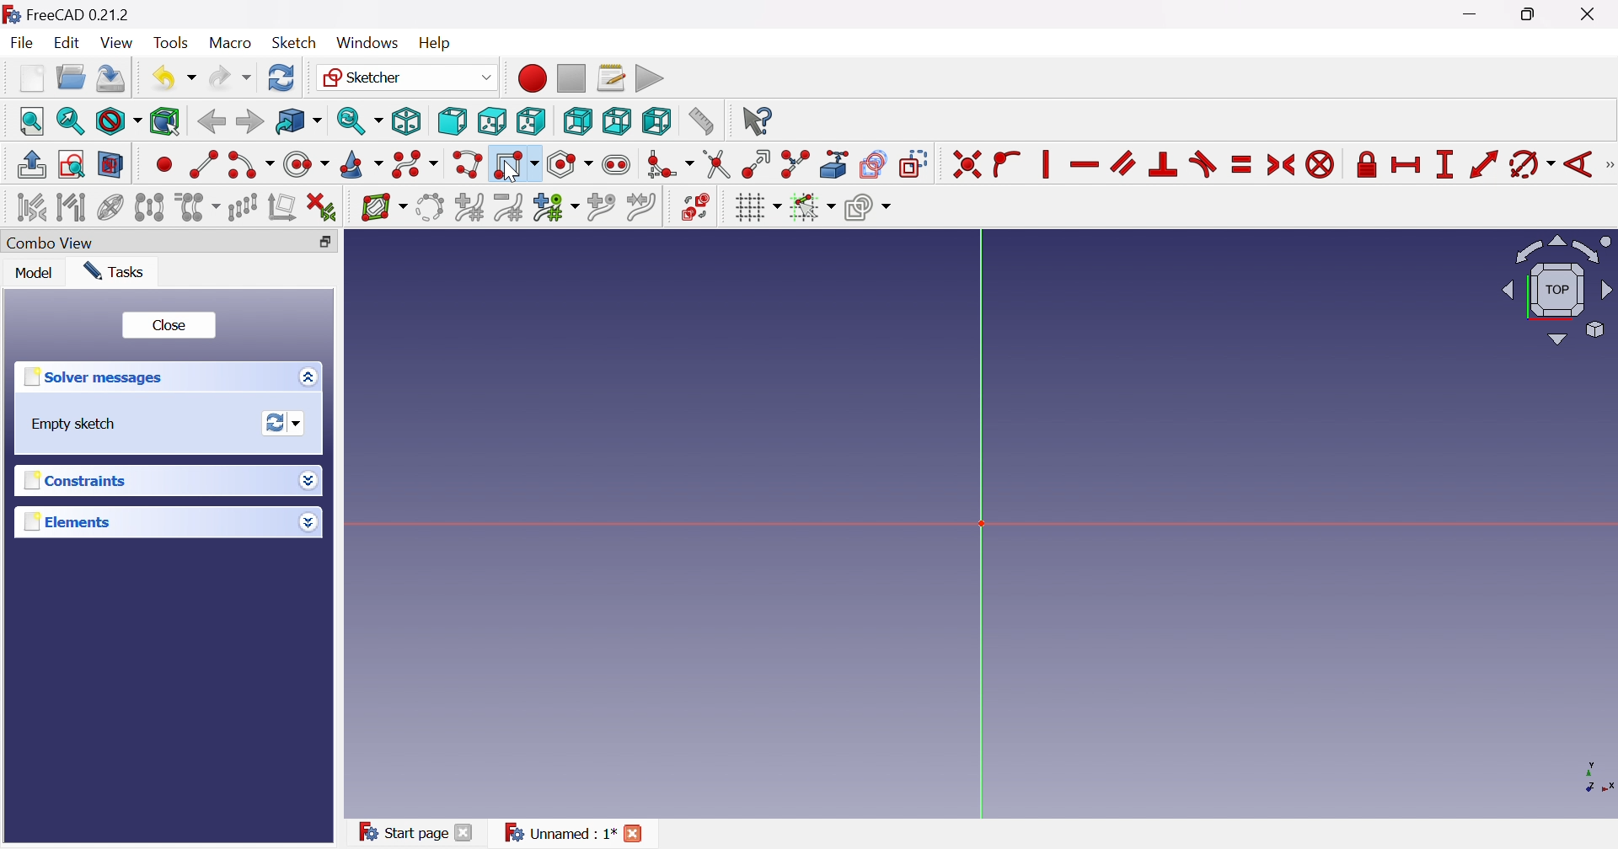 This screenshot has height=849, width=1618. Describe the element at coordinates (72, 206) in the screenshot. I see `Select associated geometry` at that location.